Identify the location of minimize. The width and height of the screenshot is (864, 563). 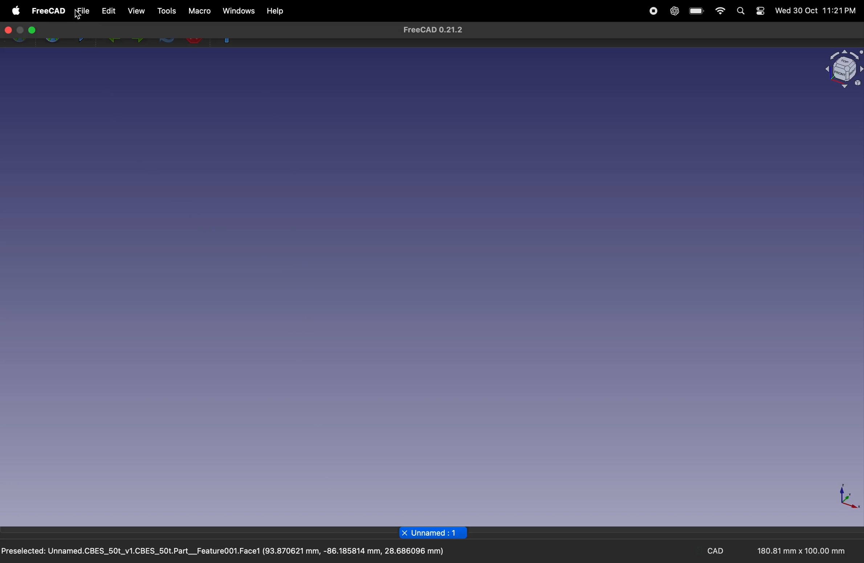
(20, 30).